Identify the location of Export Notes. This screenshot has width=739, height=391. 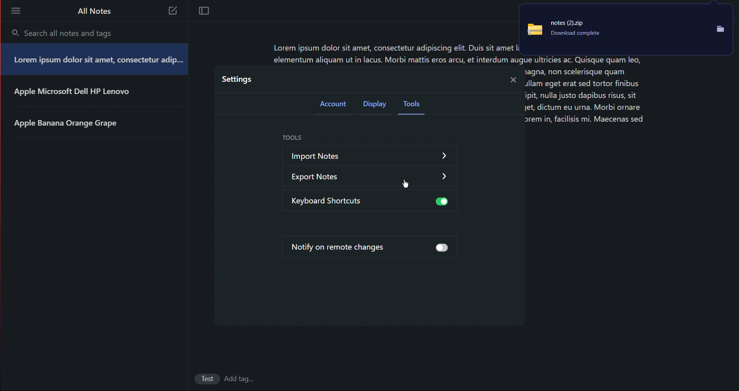
(341, 175).